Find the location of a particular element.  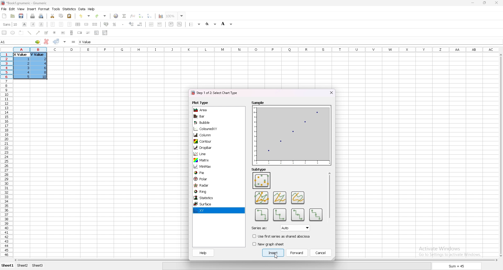

insert is located at coordinates (274, 253).